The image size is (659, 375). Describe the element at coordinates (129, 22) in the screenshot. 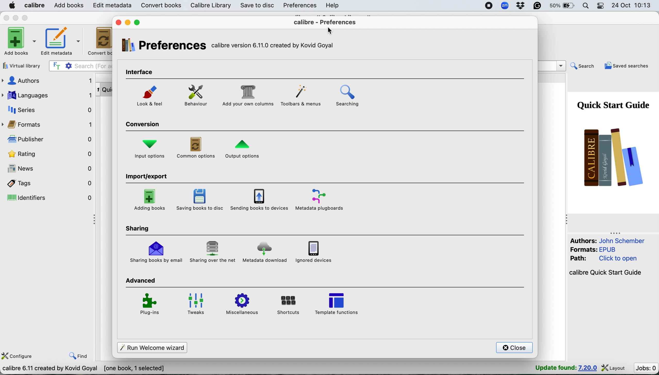

I see `minimise` at that location.